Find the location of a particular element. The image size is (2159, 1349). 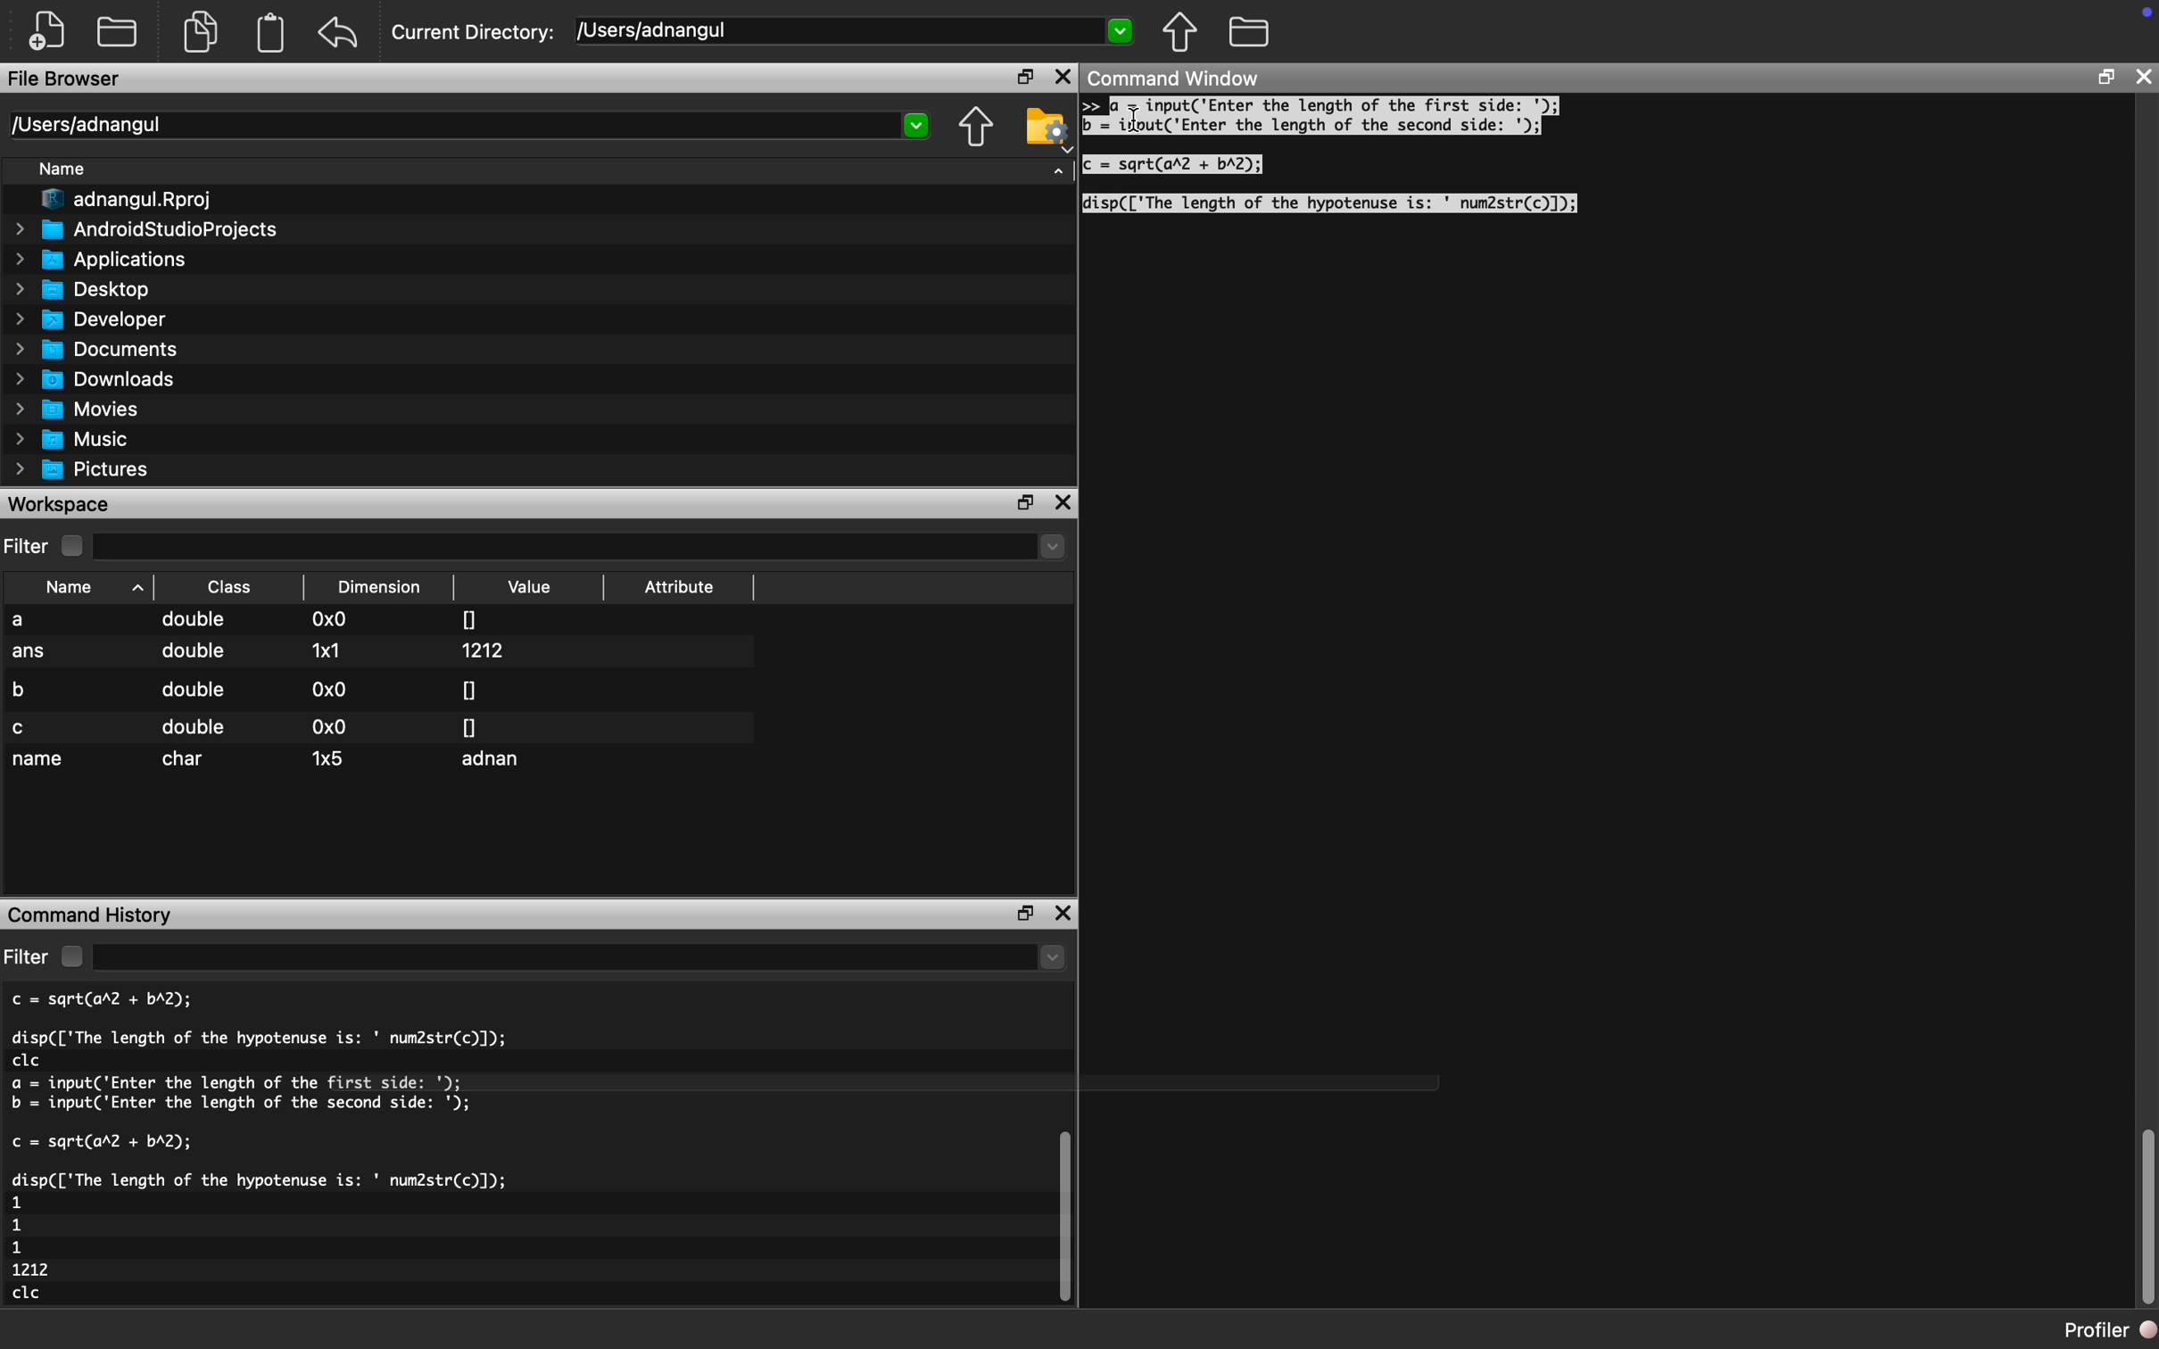

char is located at coordinates (188, 759).